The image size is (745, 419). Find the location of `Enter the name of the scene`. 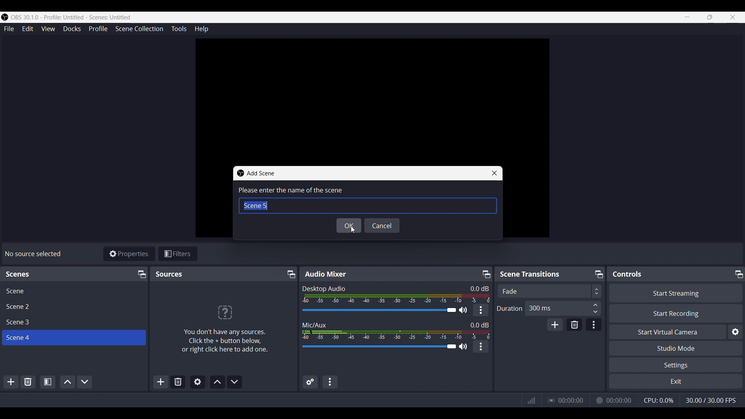

Enter the name of the scene is located at coordinates (369, 191).